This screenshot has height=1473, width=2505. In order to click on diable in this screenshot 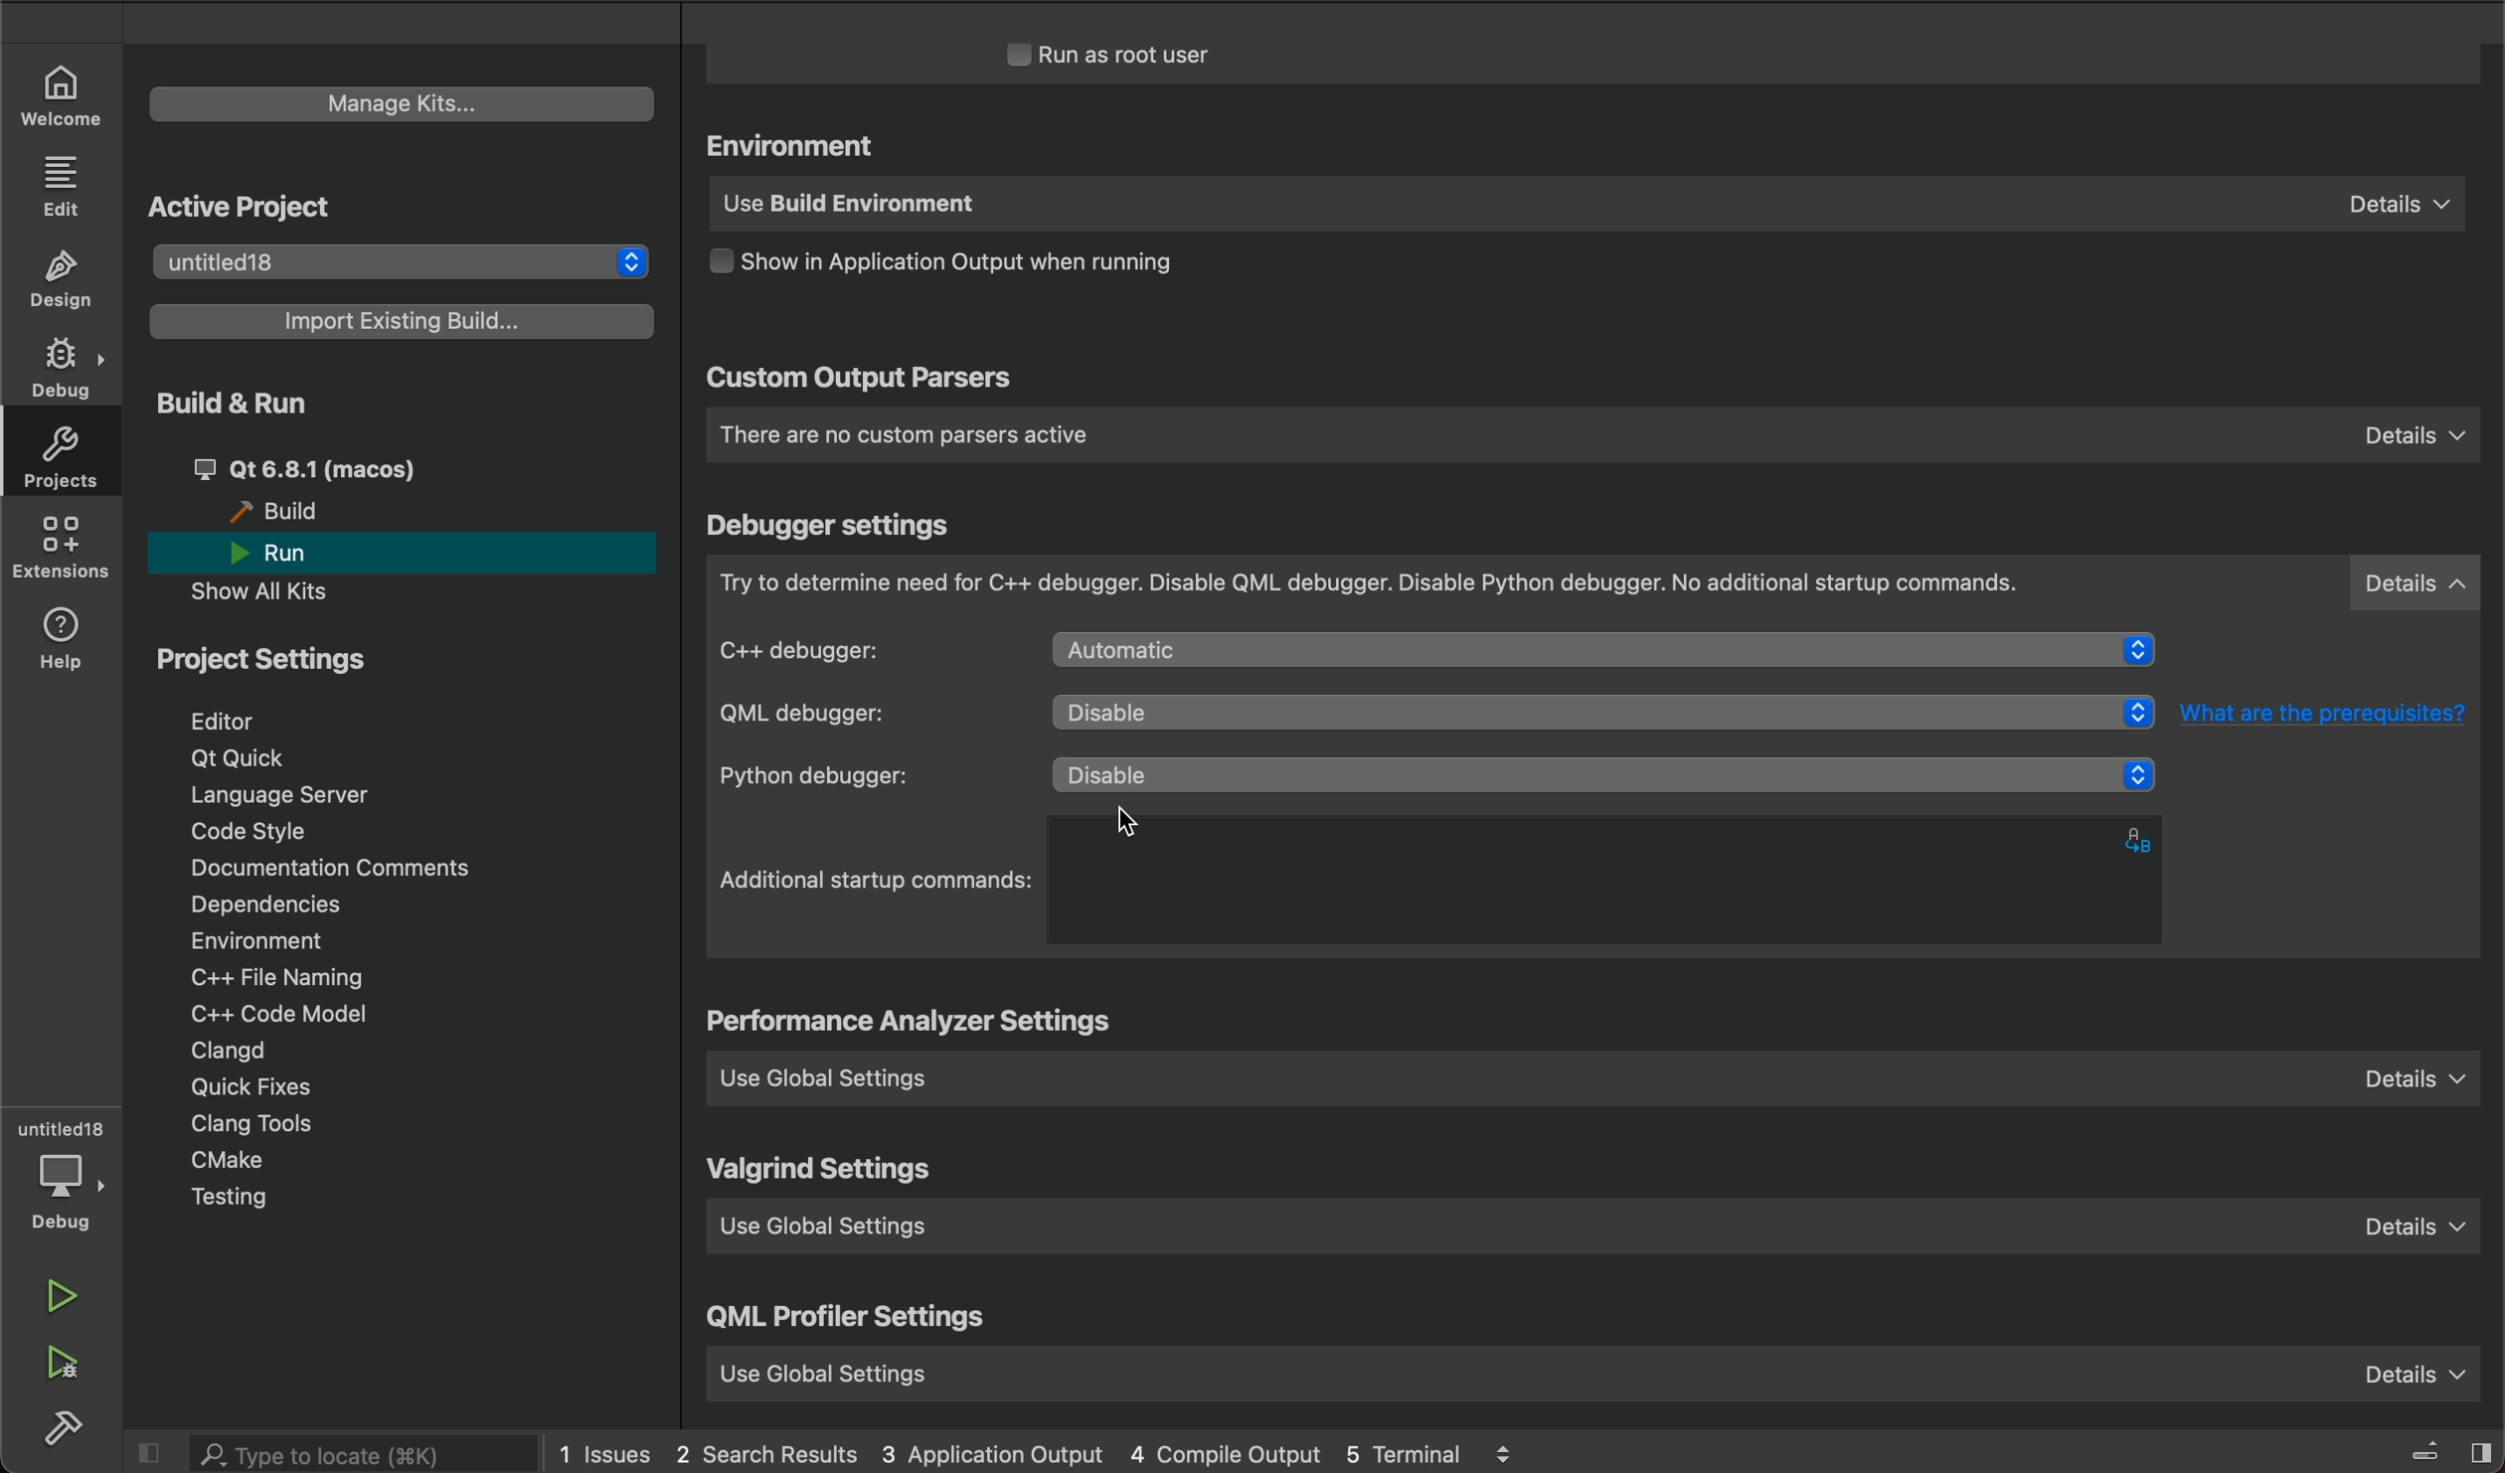, I will do `click(1606, 653)`.